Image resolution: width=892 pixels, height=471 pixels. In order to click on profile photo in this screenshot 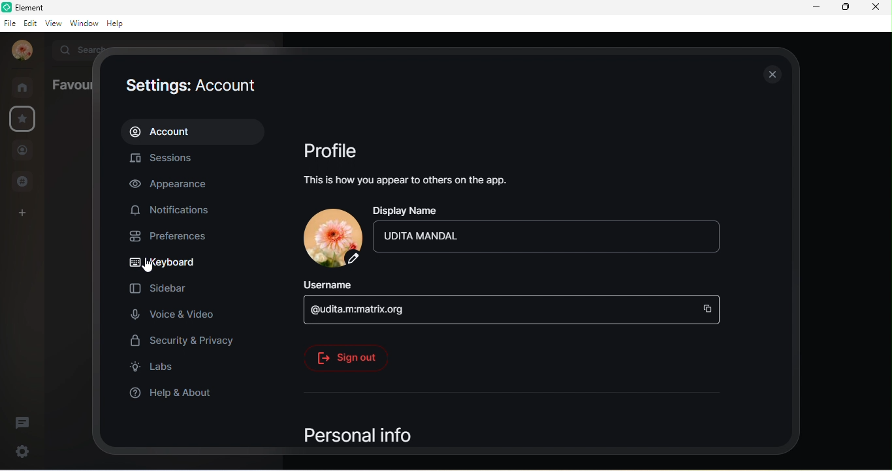, I will do `click(334, 239)`.